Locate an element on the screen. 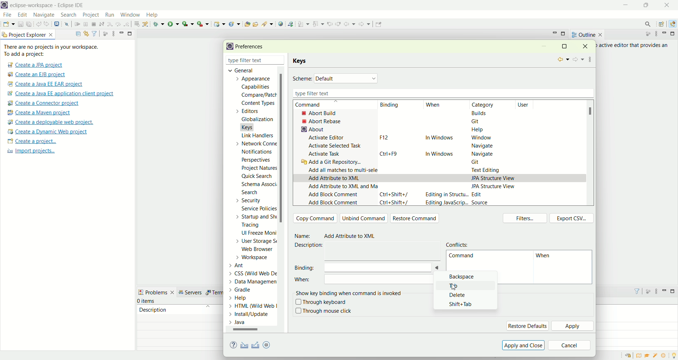 Image resolution: width=678 pixels, height=360 pixels. keys is located at coordinates (251, 126).